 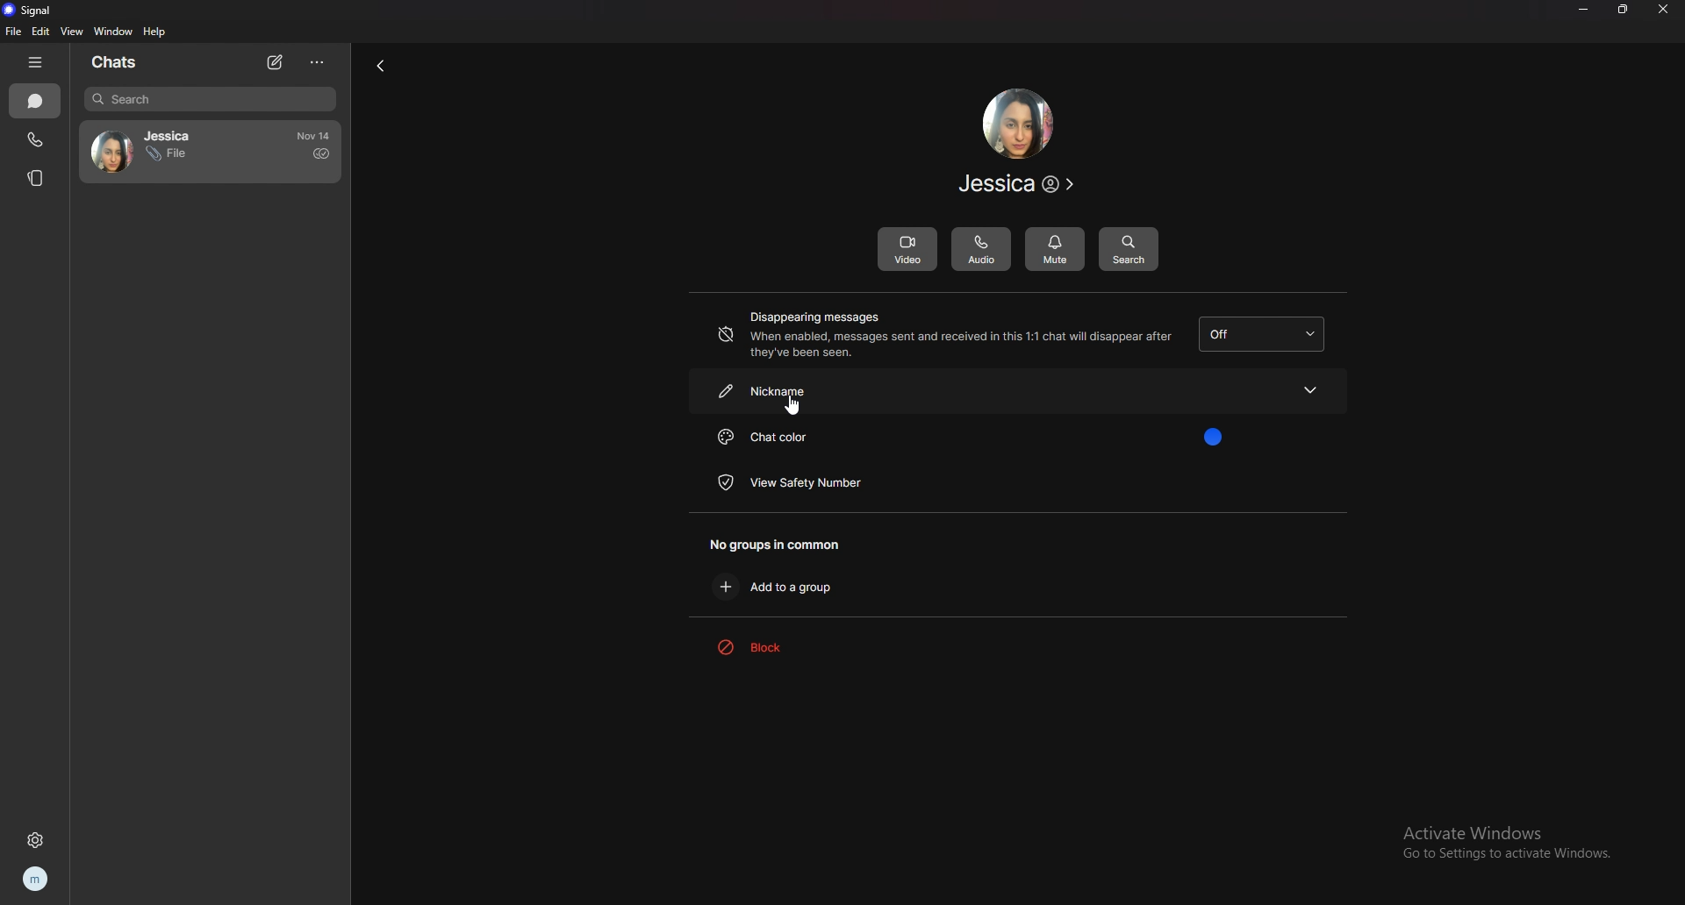 I want to click on options, so click(x=320, y=61).